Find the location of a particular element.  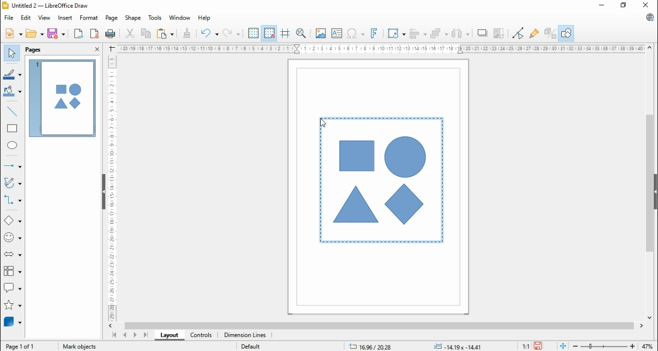

symbol shapes is located at coordinates (14, 237).